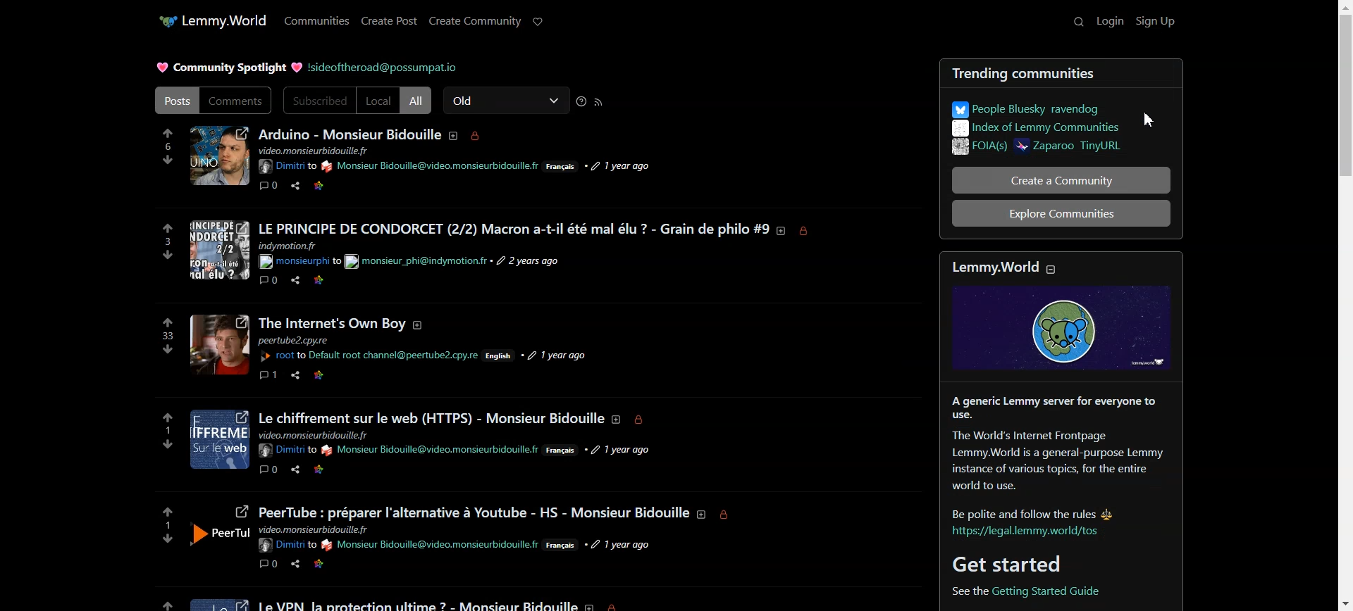 The image size is (1353, 611). What do you see at coordinates (1010, 563) in the screenshot?
I see `Get started` at bounding box center [1010, 563].